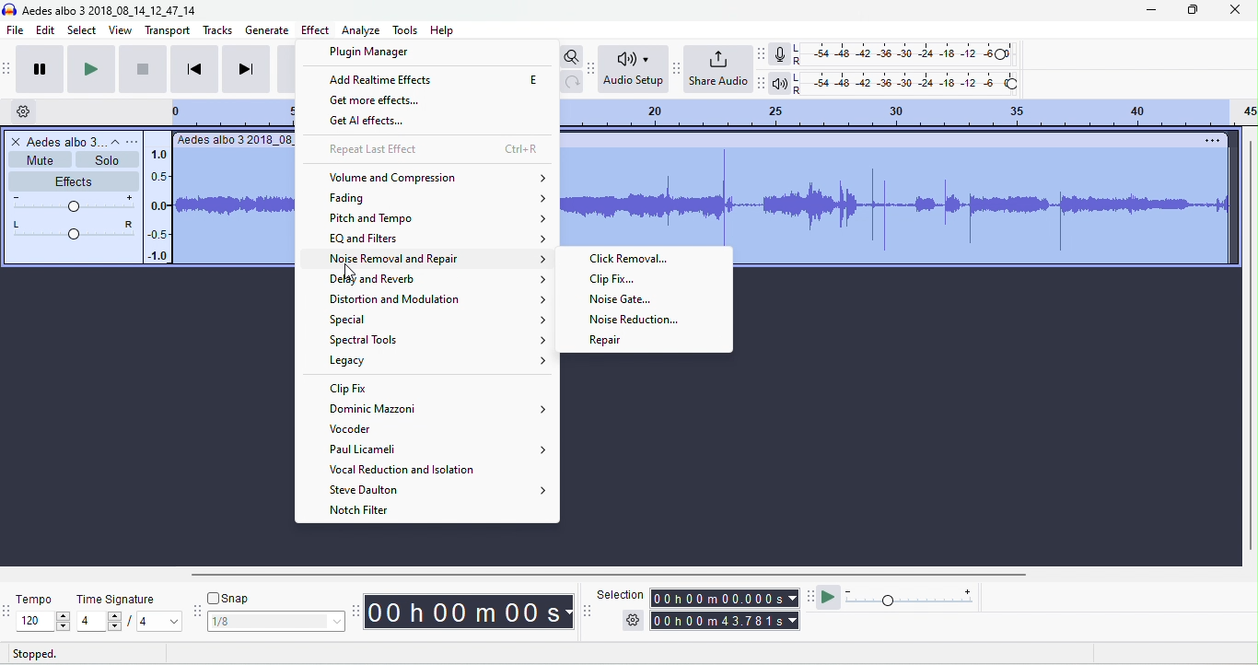 This screenshot has height=665, width=1258. I want to click on play, so click(90, 67).